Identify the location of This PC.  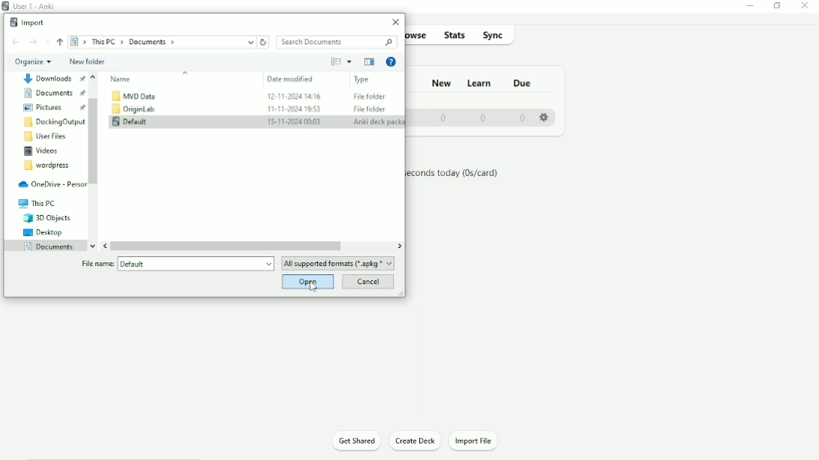
(37, 204).